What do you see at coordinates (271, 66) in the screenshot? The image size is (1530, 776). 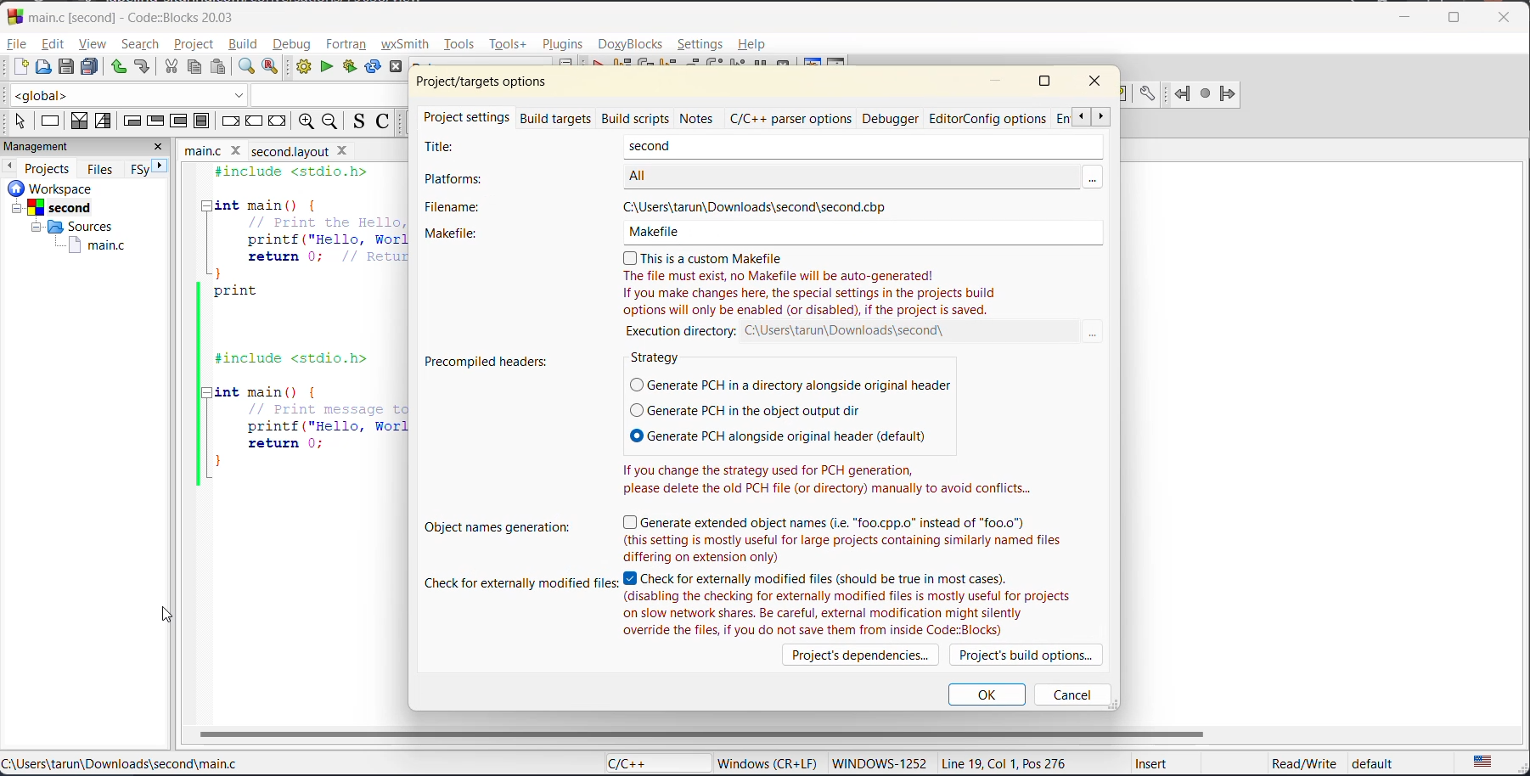 I see `replace` at bounding box center [271, 66].